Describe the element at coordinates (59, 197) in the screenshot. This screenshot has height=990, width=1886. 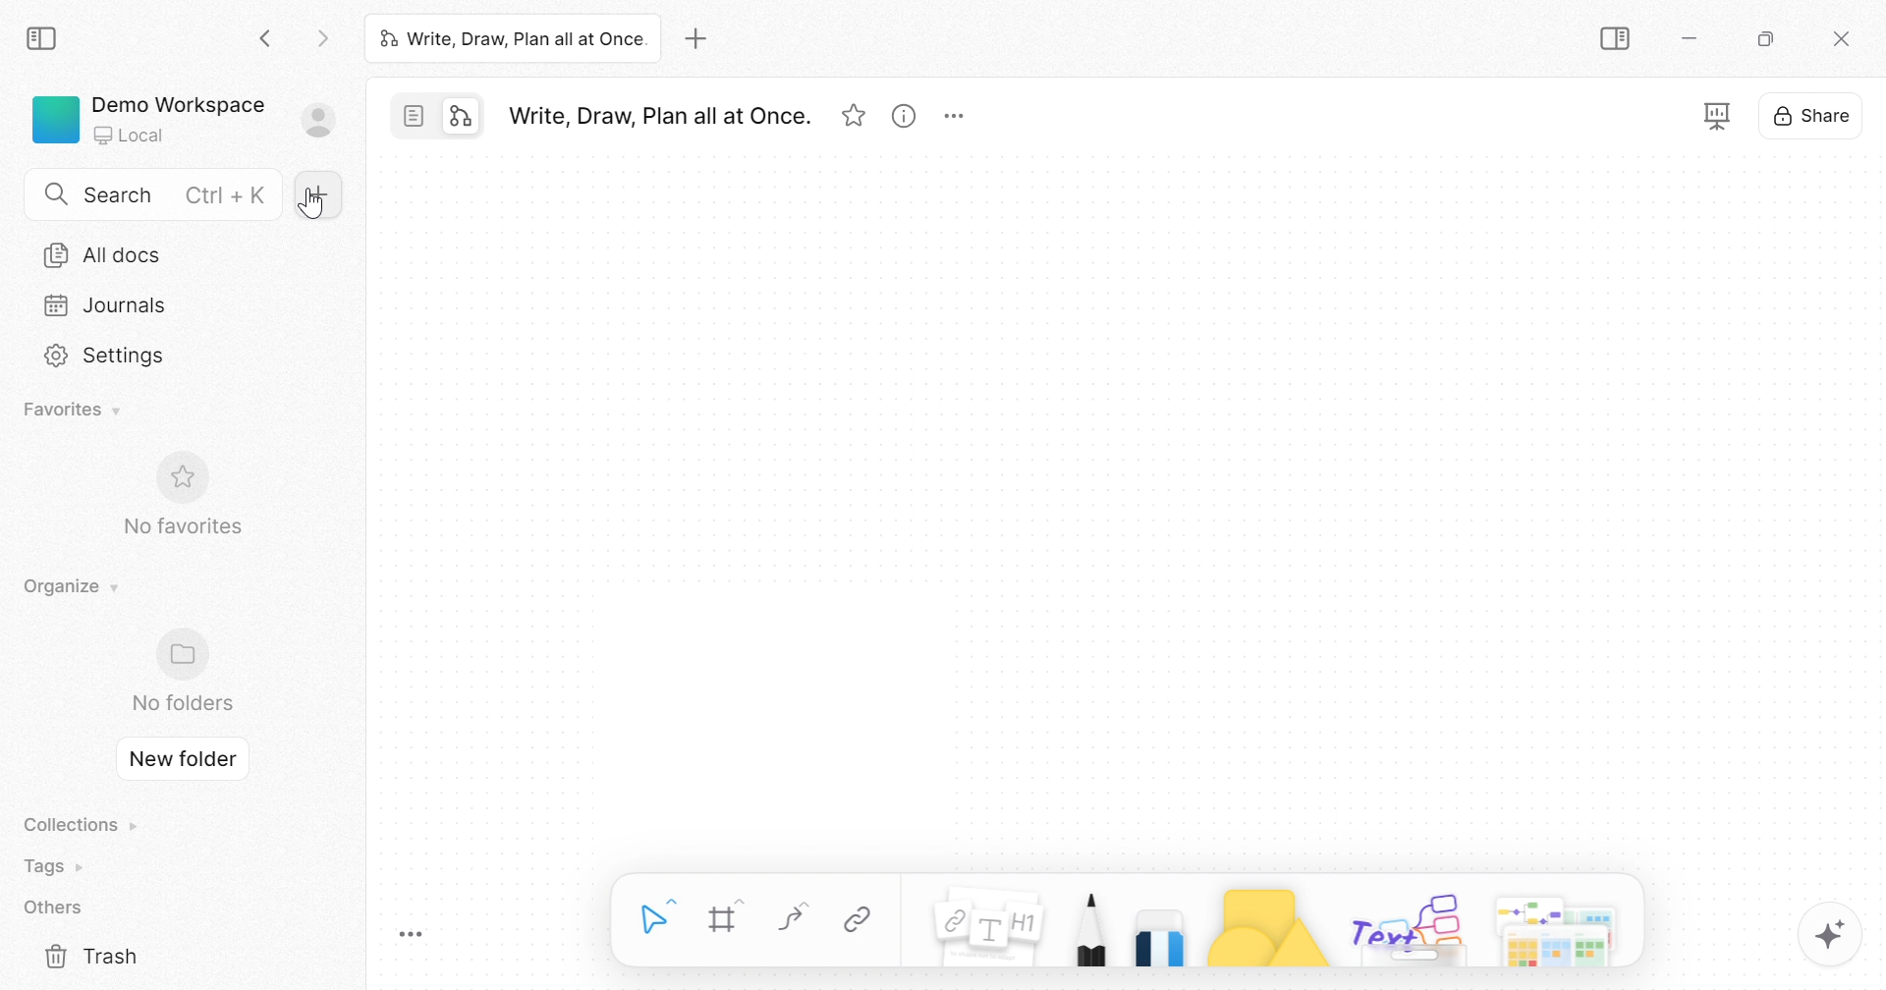
I see `Search icon` at that location.